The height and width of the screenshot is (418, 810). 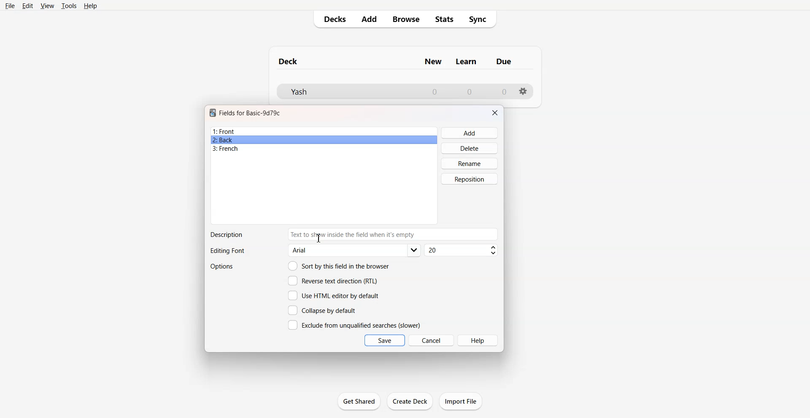 I want to click on View, so click(x=48, y=5).